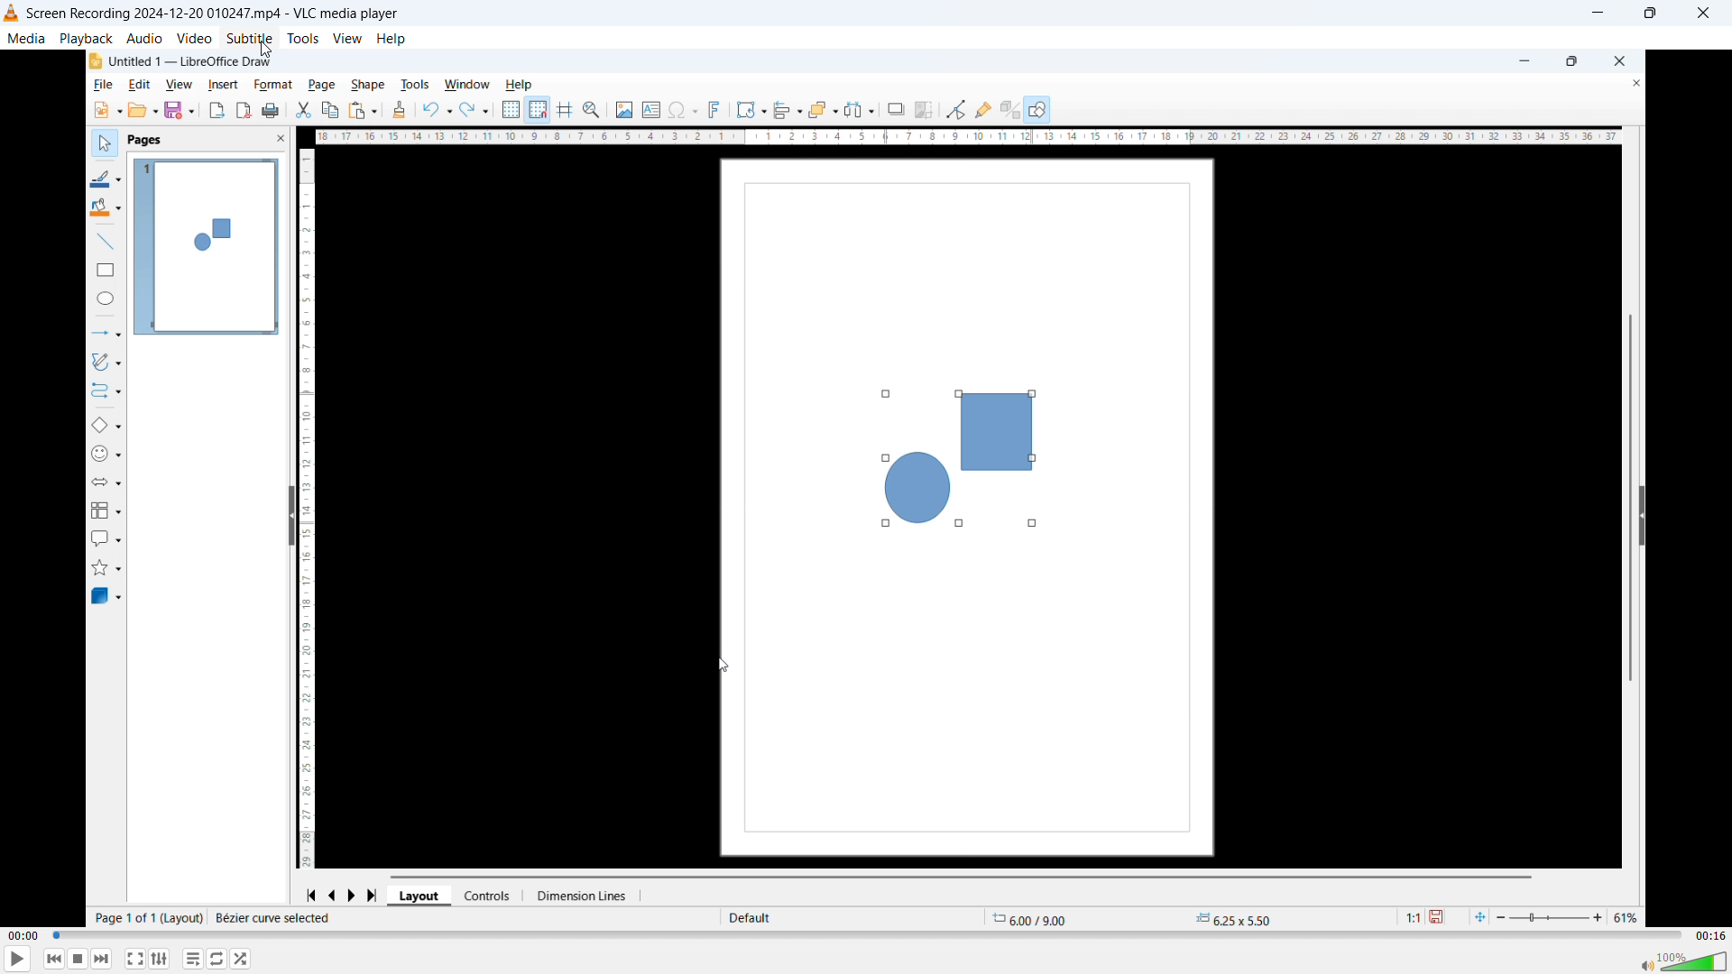 Image resolution: width=1732 pixels, height=974 pixels. What do you see at coordinates (310, 893) in the screenshot?
I see `first page` at bounding box center [310, 893].